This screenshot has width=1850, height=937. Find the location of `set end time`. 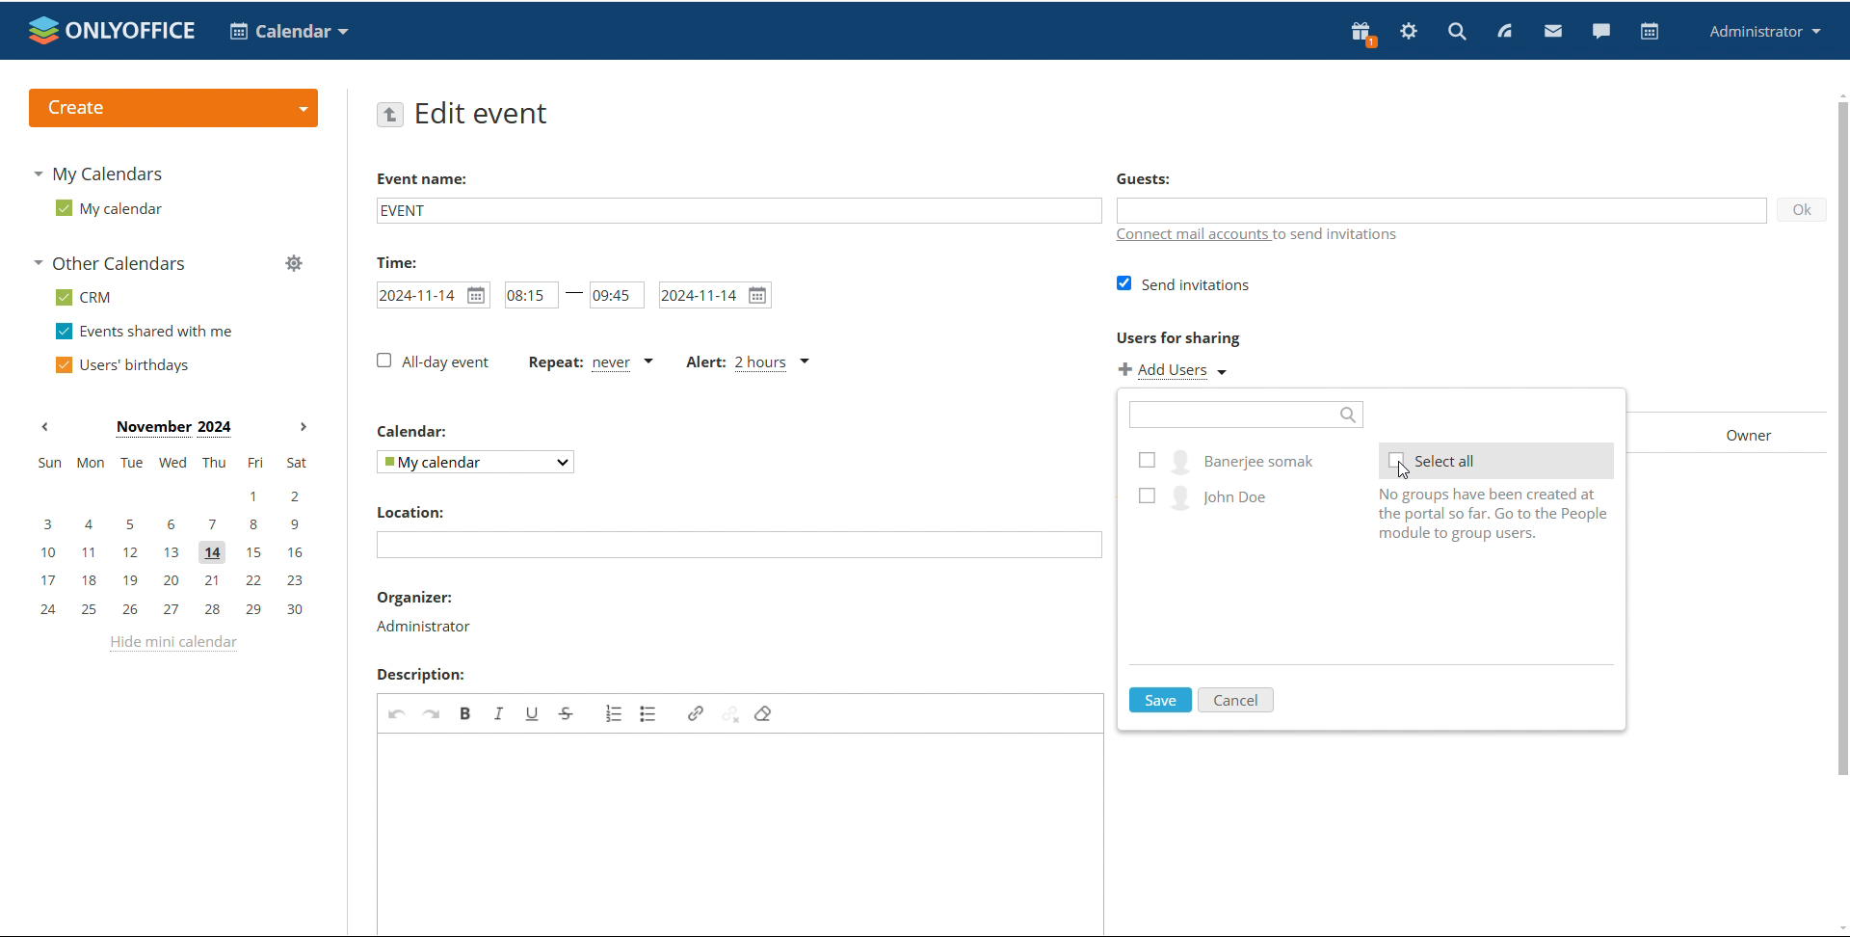

set end time is located at coordinates (616, 294).